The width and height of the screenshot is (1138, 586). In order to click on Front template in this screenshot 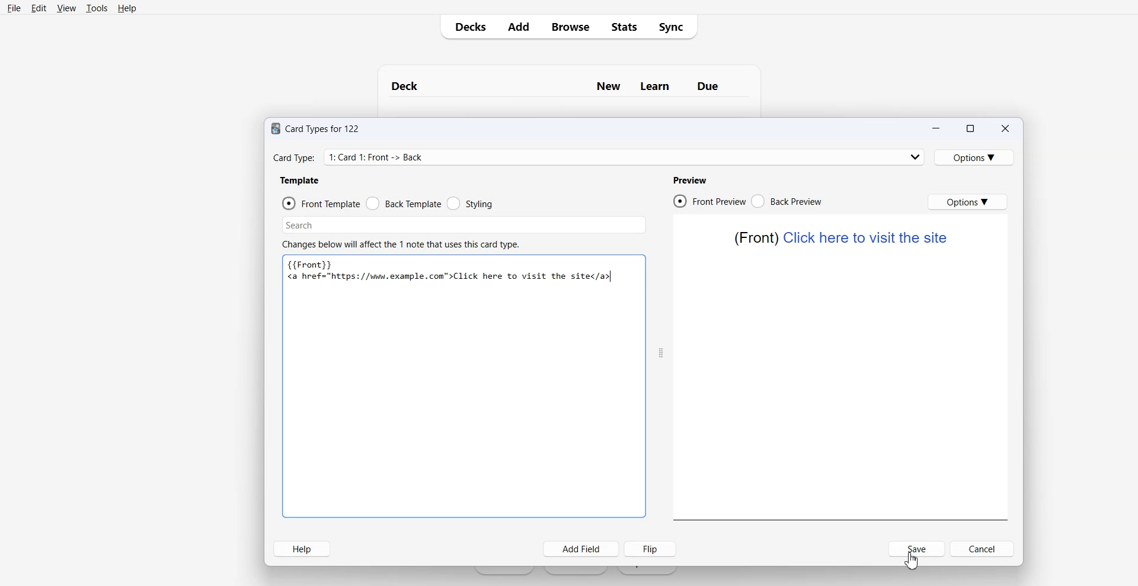, I will do `click(321, 203)`.